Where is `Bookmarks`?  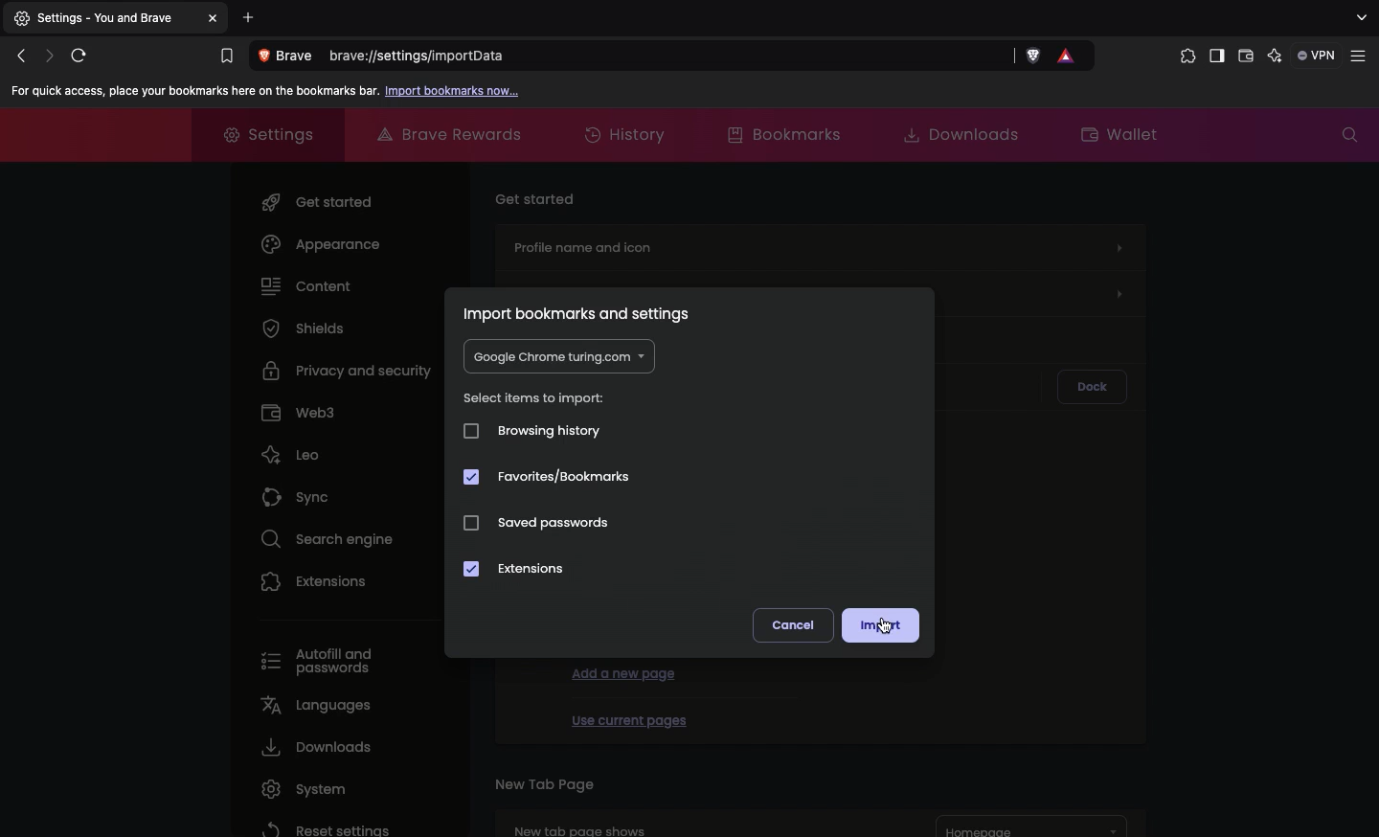 Bookmarks is located at coordinates (225, 57).